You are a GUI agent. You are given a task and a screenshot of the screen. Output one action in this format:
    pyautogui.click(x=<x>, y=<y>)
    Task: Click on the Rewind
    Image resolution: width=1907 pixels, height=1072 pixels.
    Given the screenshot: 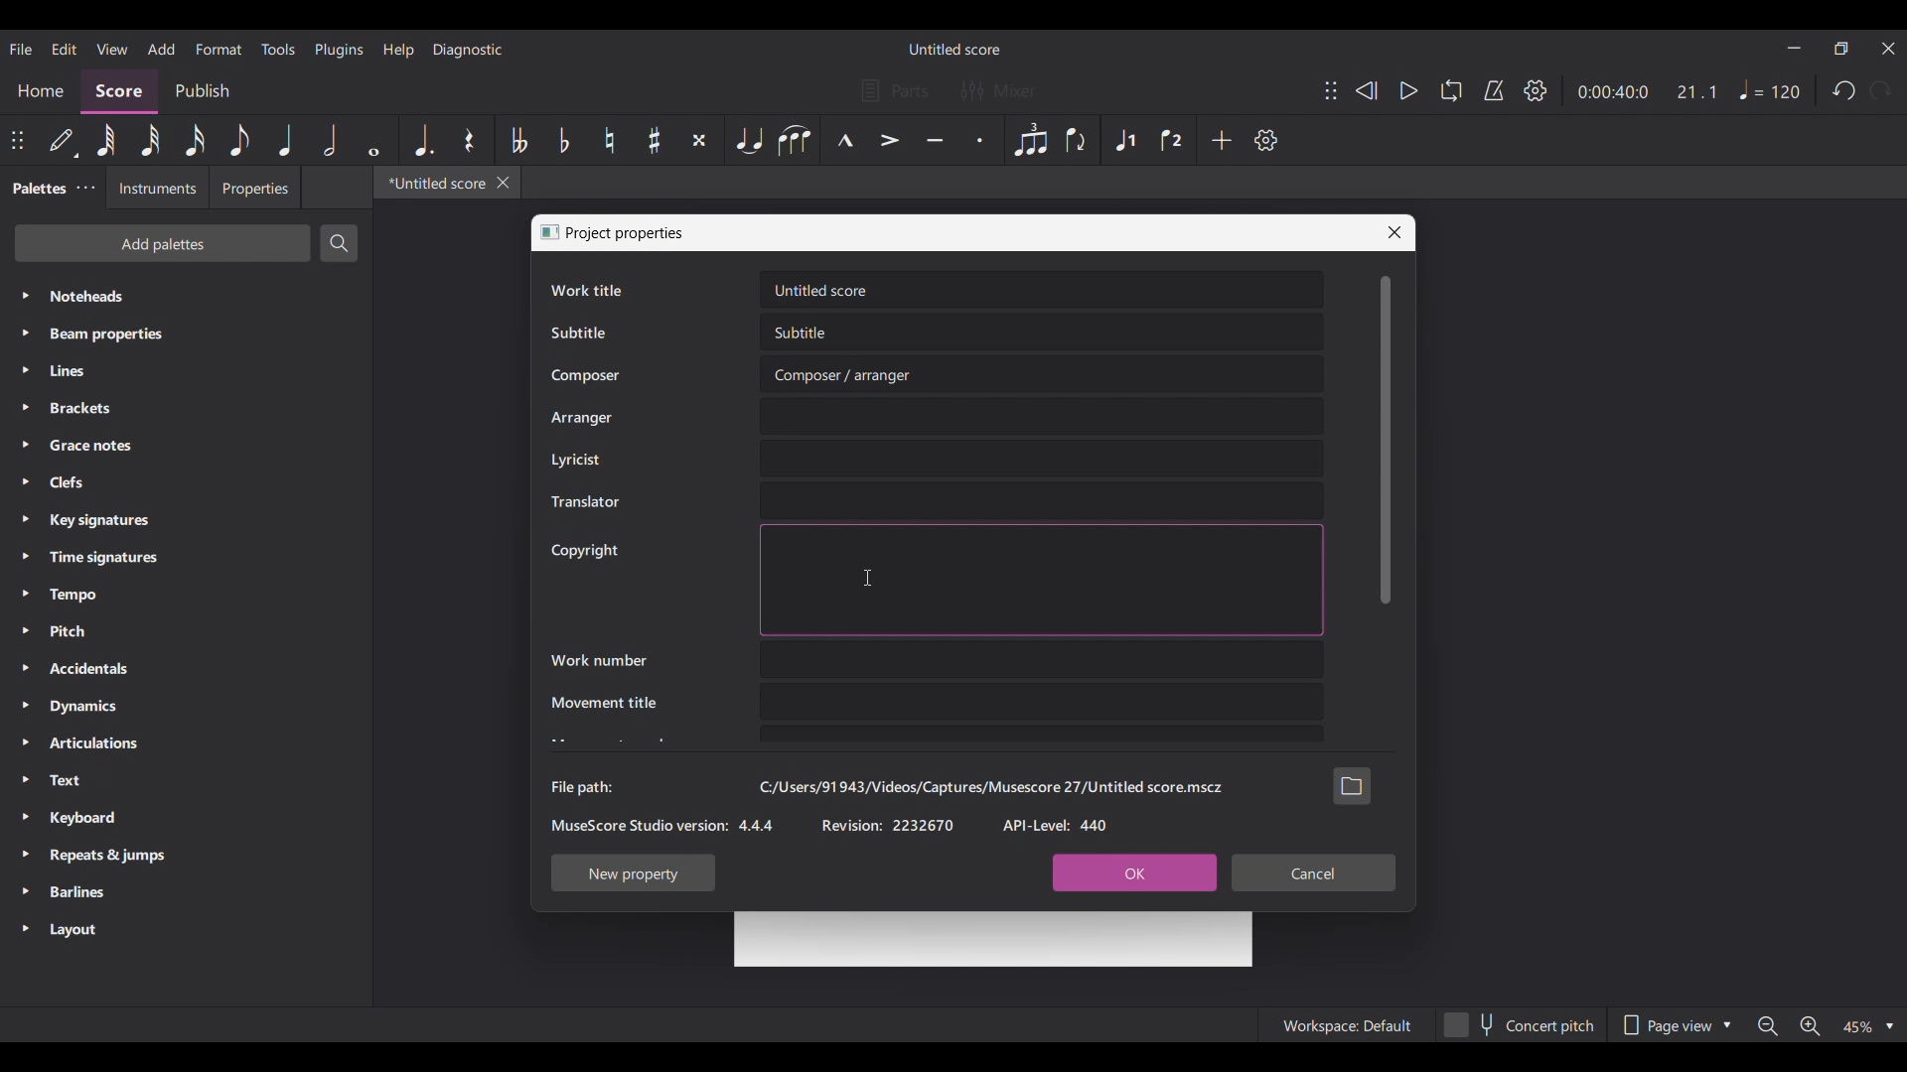 What is the action you would take?
    pyautogui.click(x=1366, y=90)
    